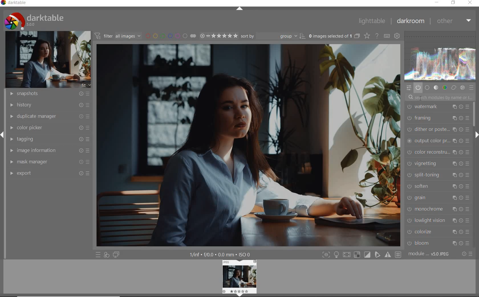 Image resolution: width=479 pixels, height=297 pixels. What do you see at coordinates (438, 175) in the screenshot?
I see `split-toning` at bounding box center [438, 175].